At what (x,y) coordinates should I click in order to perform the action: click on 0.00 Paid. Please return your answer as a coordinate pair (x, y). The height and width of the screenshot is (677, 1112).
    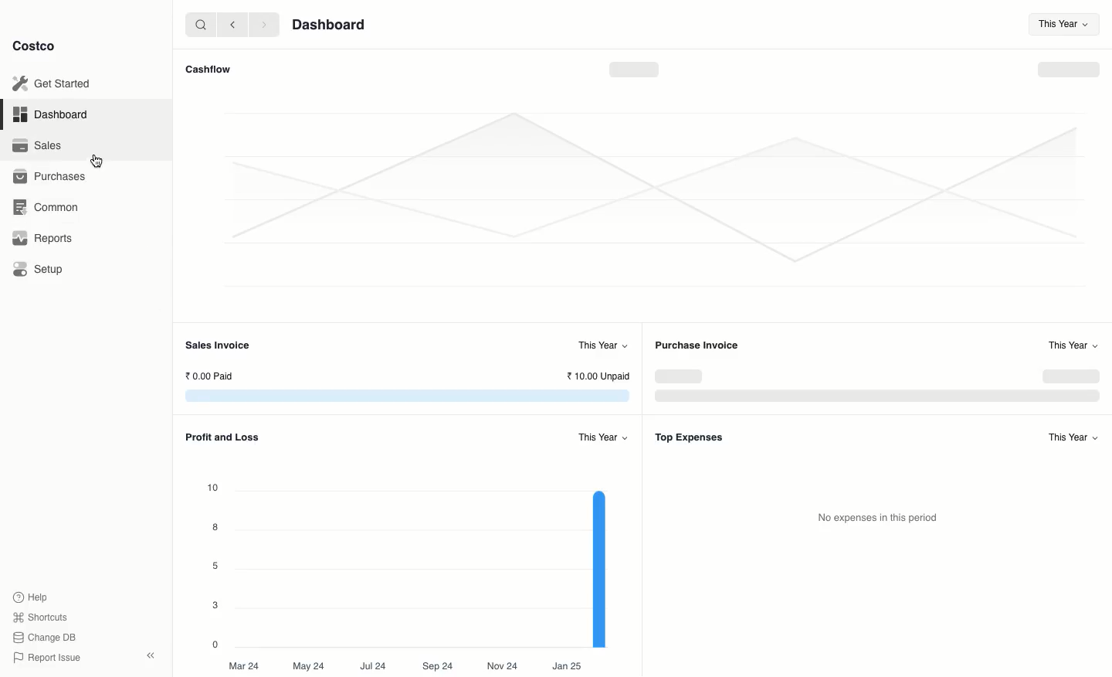
    Looking at the image, I should click on (211, 376).